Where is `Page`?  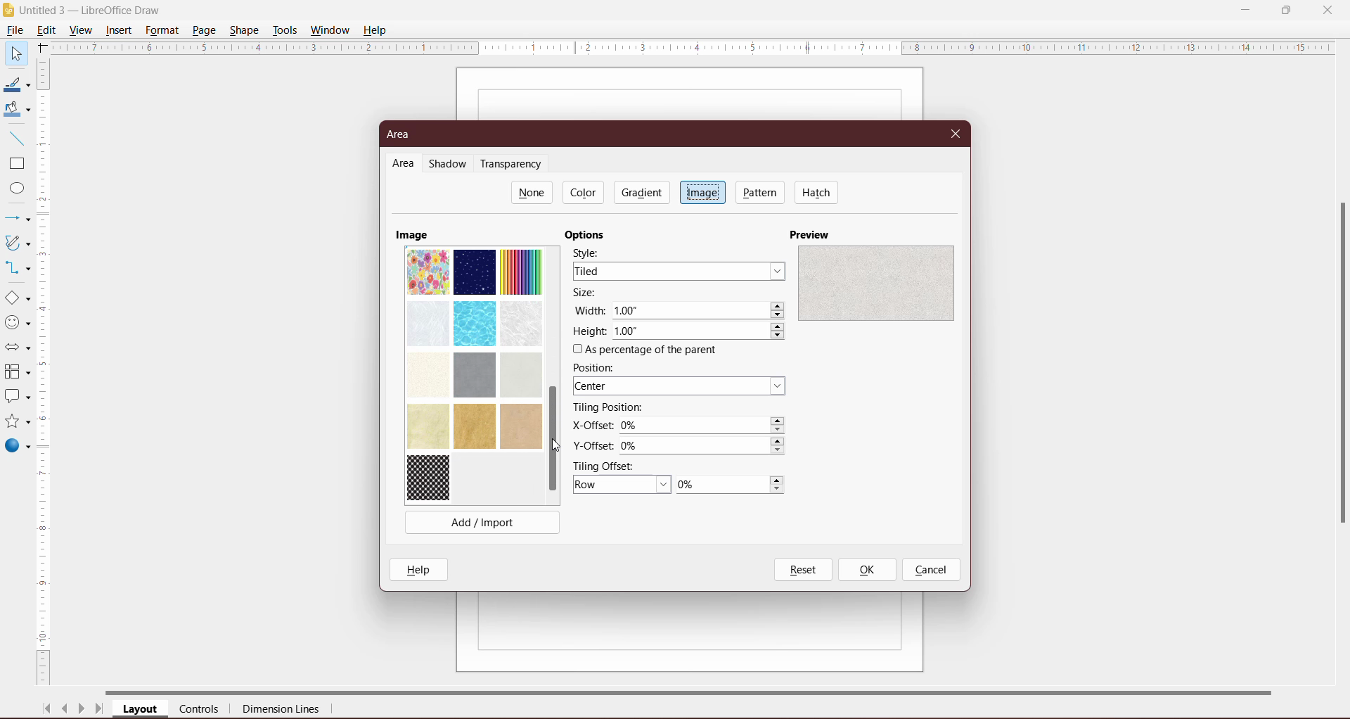 Page is located at coordinates (203, 30).